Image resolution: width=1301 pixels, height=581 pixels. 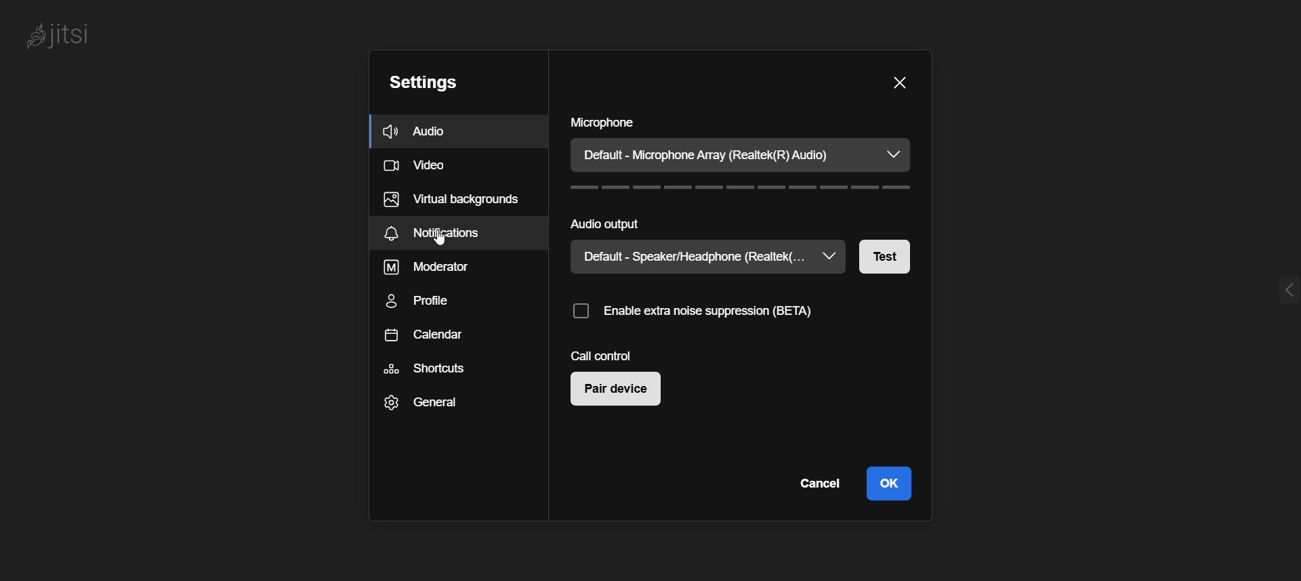 I want to click on Shortcuts, so click(x=428, y=368).